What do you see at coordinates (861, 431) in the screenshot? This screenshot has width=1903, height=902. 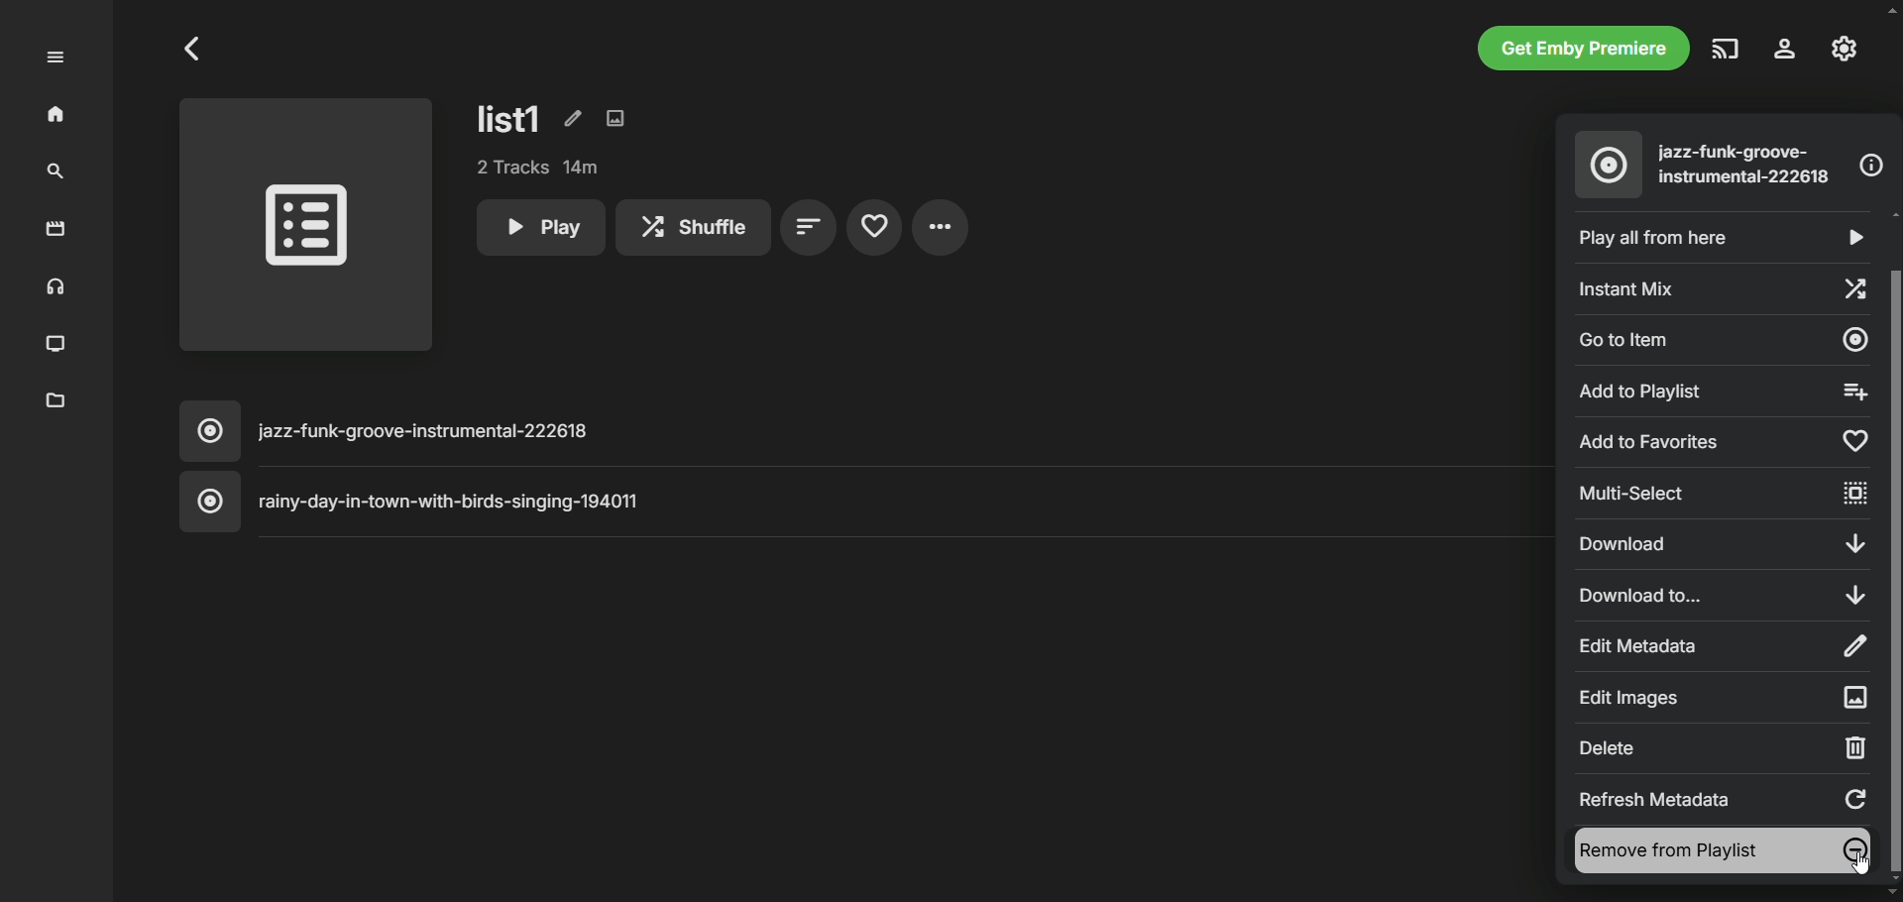 I see `music title` at bounding box center [861, 431].